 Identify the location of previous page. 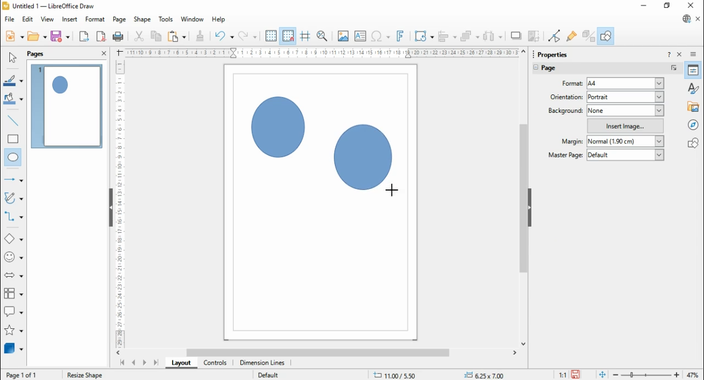
(134, 363).